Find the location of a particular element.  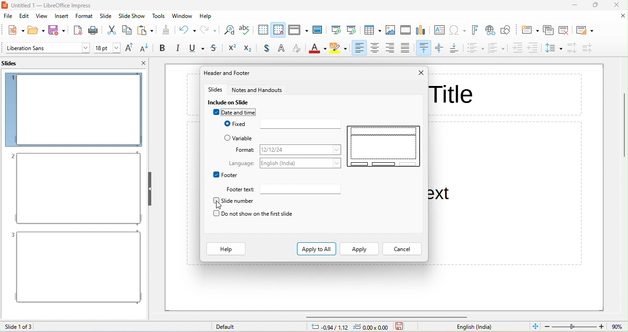

paste is located at coordinates (145, 30).